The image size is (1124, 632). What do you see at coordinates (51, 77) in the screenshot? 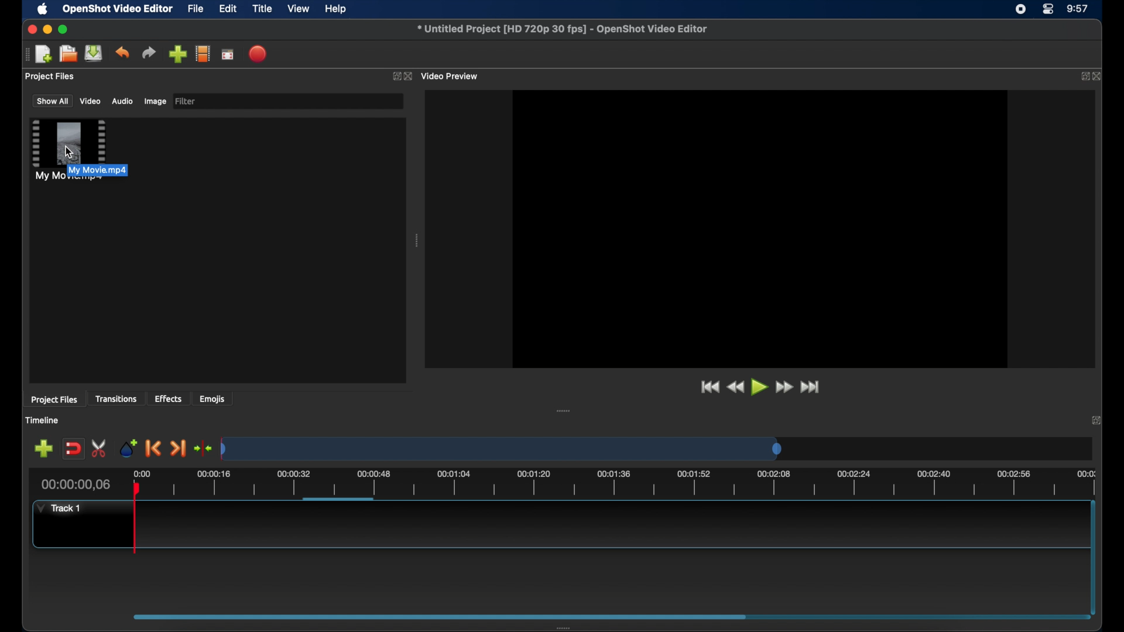
I see `project files` at bounding box center [51, 77].